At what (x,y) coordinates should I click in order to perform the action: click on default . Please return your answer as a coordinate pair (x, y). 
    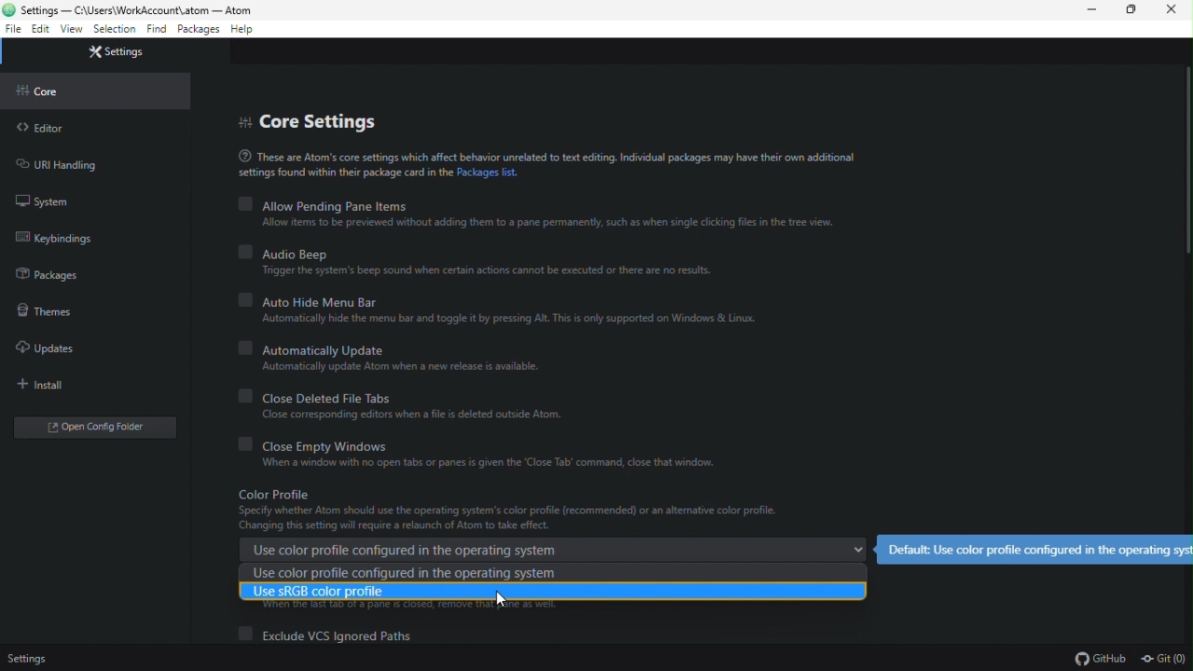
    Looking at the image, I should click on (1034, 549).